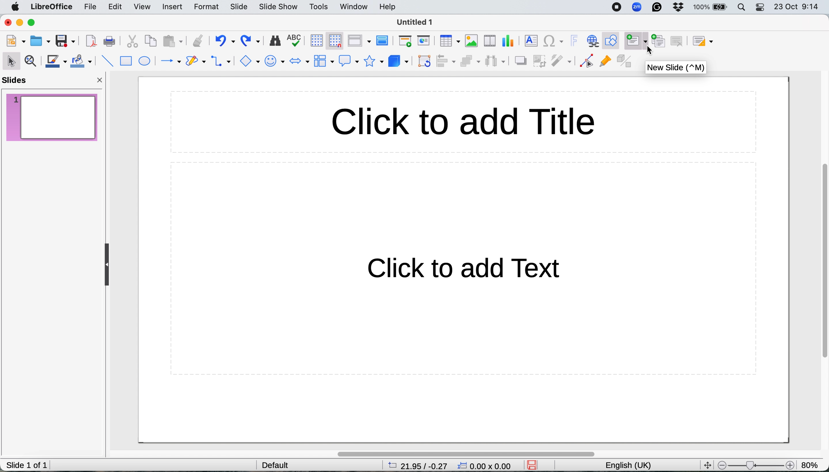 The width and height of the screenshot is (829, 472). What do you see at coordinates (638, 8) in the screenshot?
I see `zoom` at bounding box center [638, 8].